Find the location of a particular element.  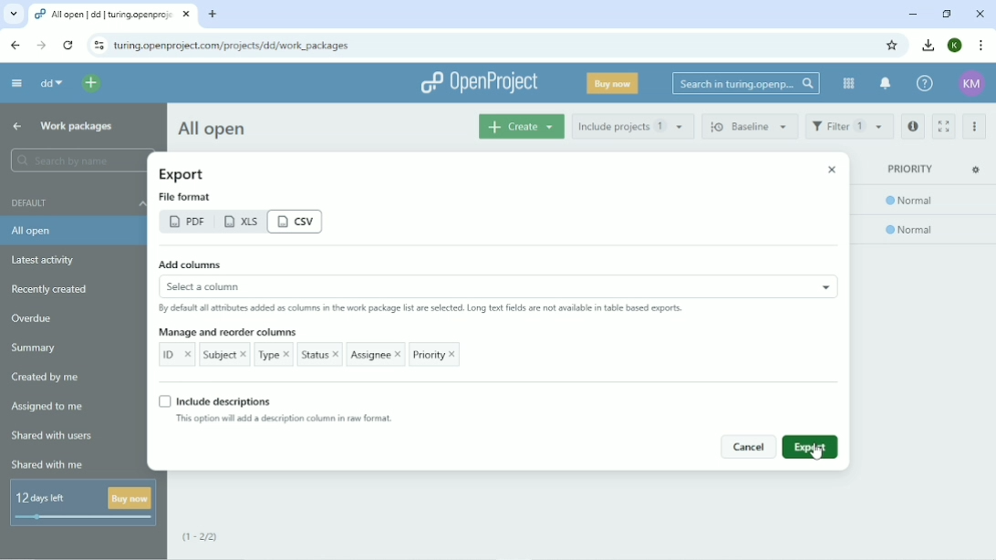

To notification center is located at coordinates (885, 84).